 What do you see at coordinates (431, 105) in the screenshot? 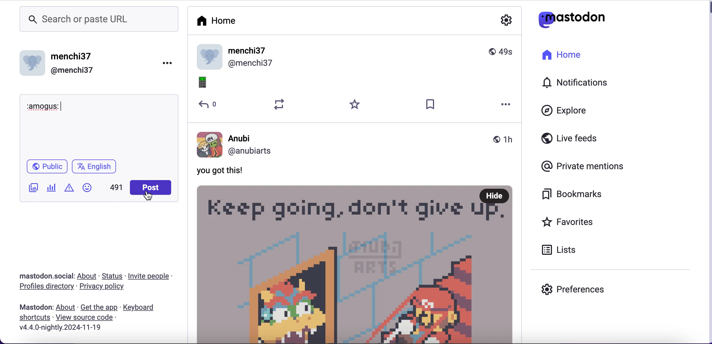
I see `save` at bounding box center [431, 105].